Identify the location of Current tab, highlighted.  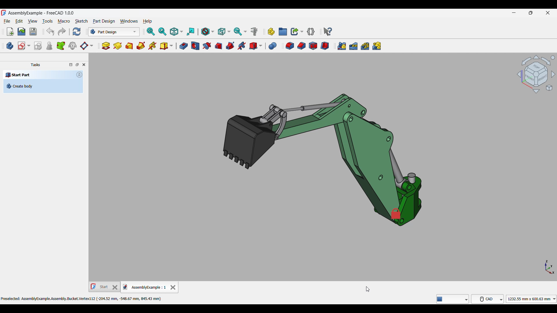
(145, 287).